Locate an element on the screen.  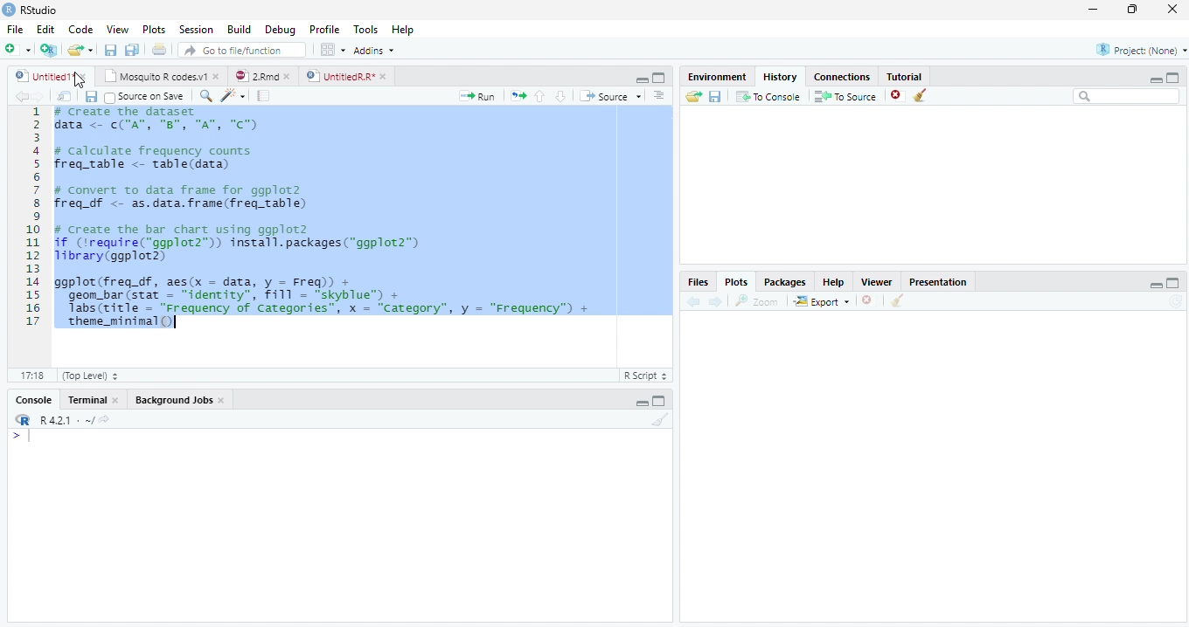
Presentation is located at coordinates (938, 281).